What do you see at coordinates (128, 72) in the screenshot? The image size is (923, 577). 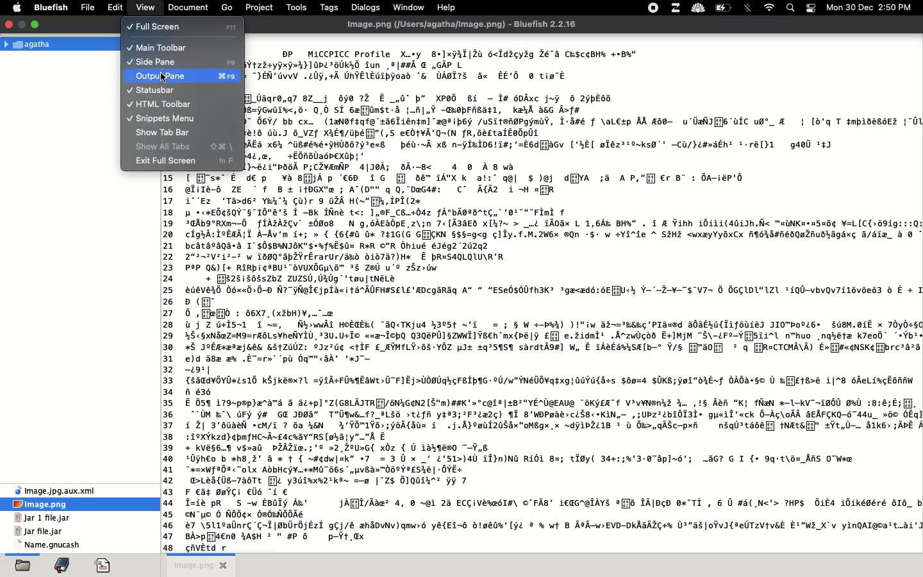 I see `tick indicating the corresponding option is toggle on` at bounding box center [128, 72].